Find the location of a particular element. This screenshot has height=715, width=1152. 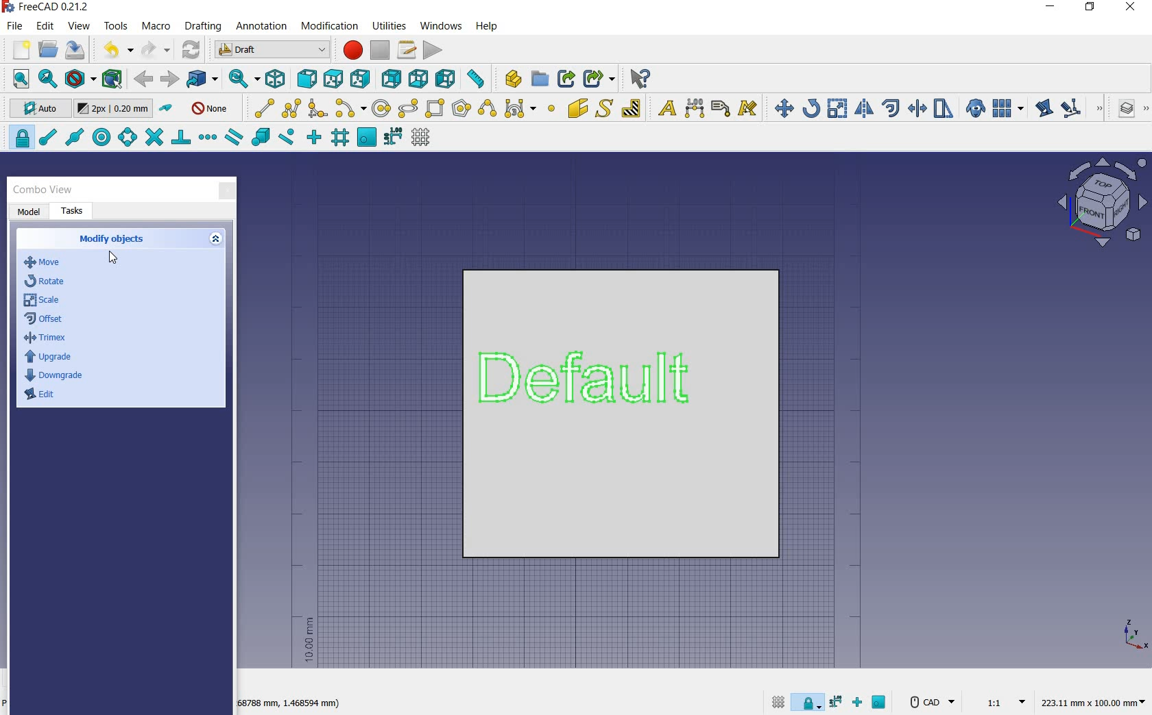

minimize is located at coordinates (1051, 8).